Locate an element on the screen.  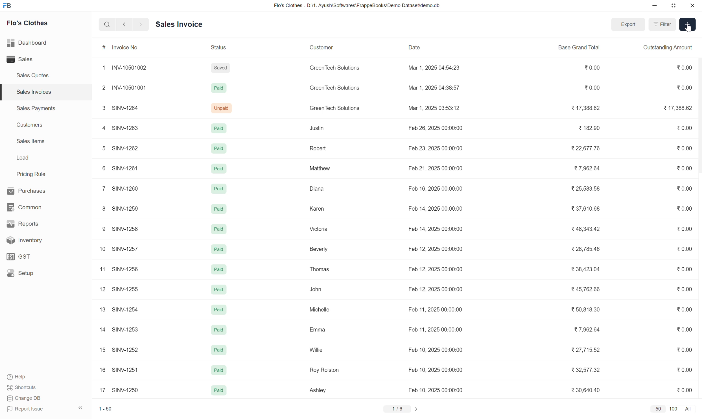
Feb 14, 2025 00:00:00 is located at coordinates (436, 230).